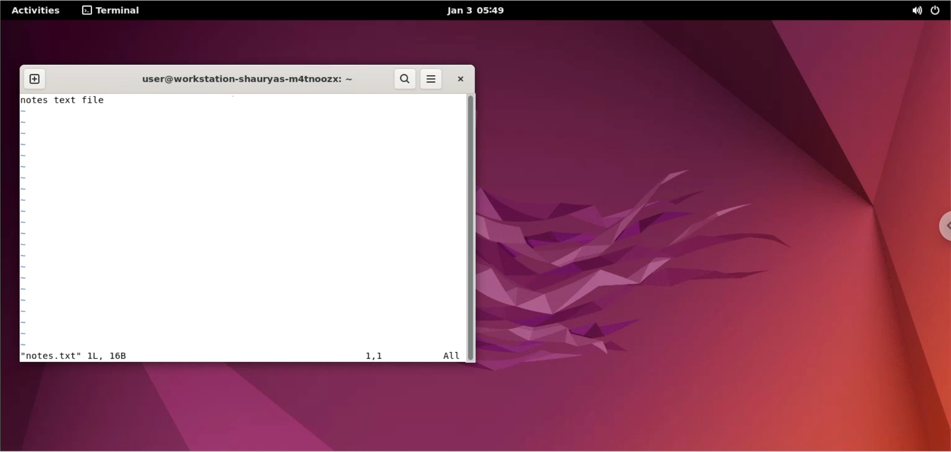 The height and width of the screenshot is (452, 951). I want to click on "notes.txt", so click(51, 356).